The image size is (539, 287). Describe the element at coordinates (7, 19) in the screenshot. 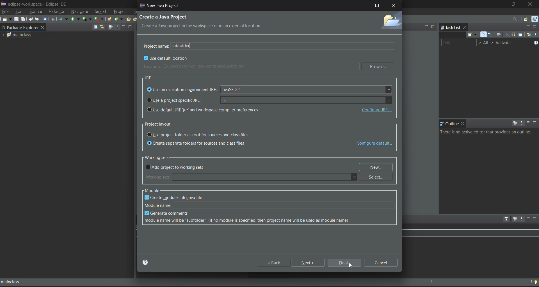

I see `new` at that location.